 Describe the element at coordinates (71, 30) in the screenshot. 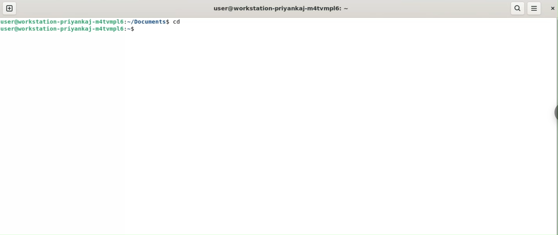

I see `user@workstation-priyankaj-m4tvmpl6: ~$` at that location.